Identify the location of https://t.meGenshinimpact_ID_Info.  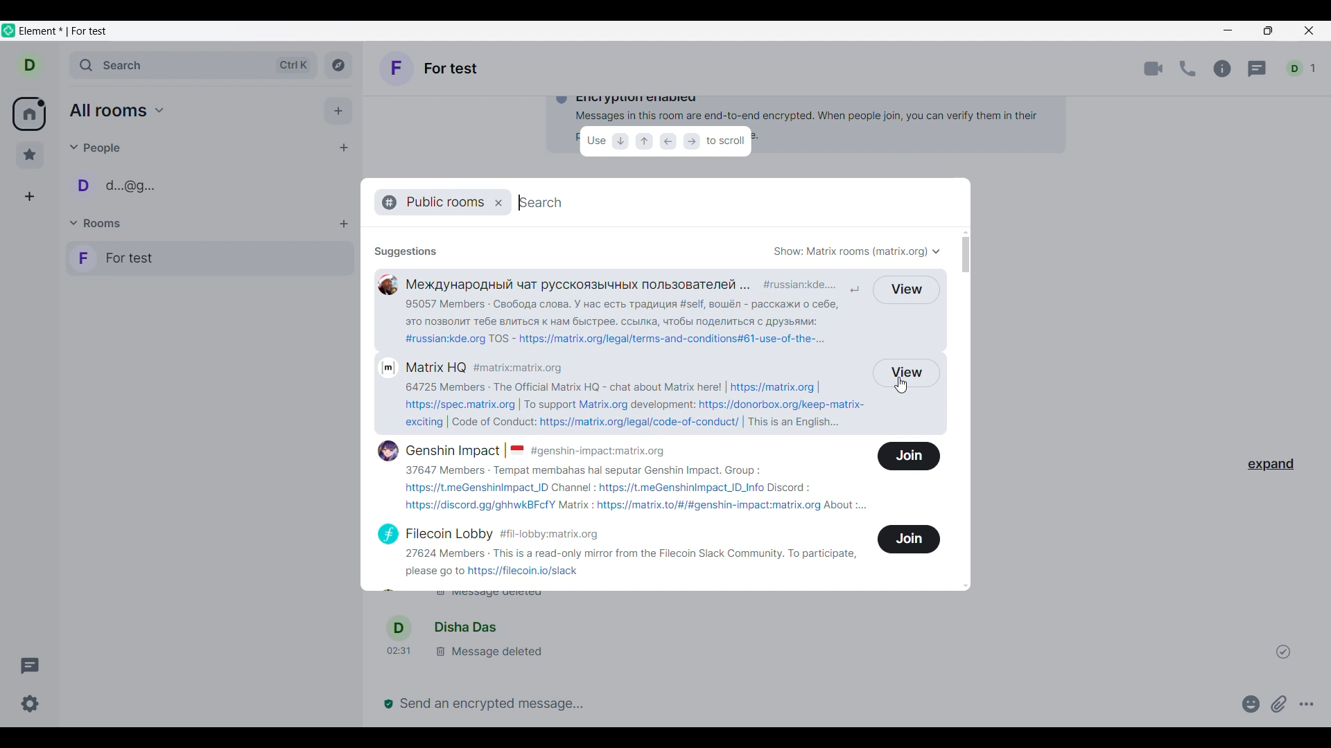
(683, 488).